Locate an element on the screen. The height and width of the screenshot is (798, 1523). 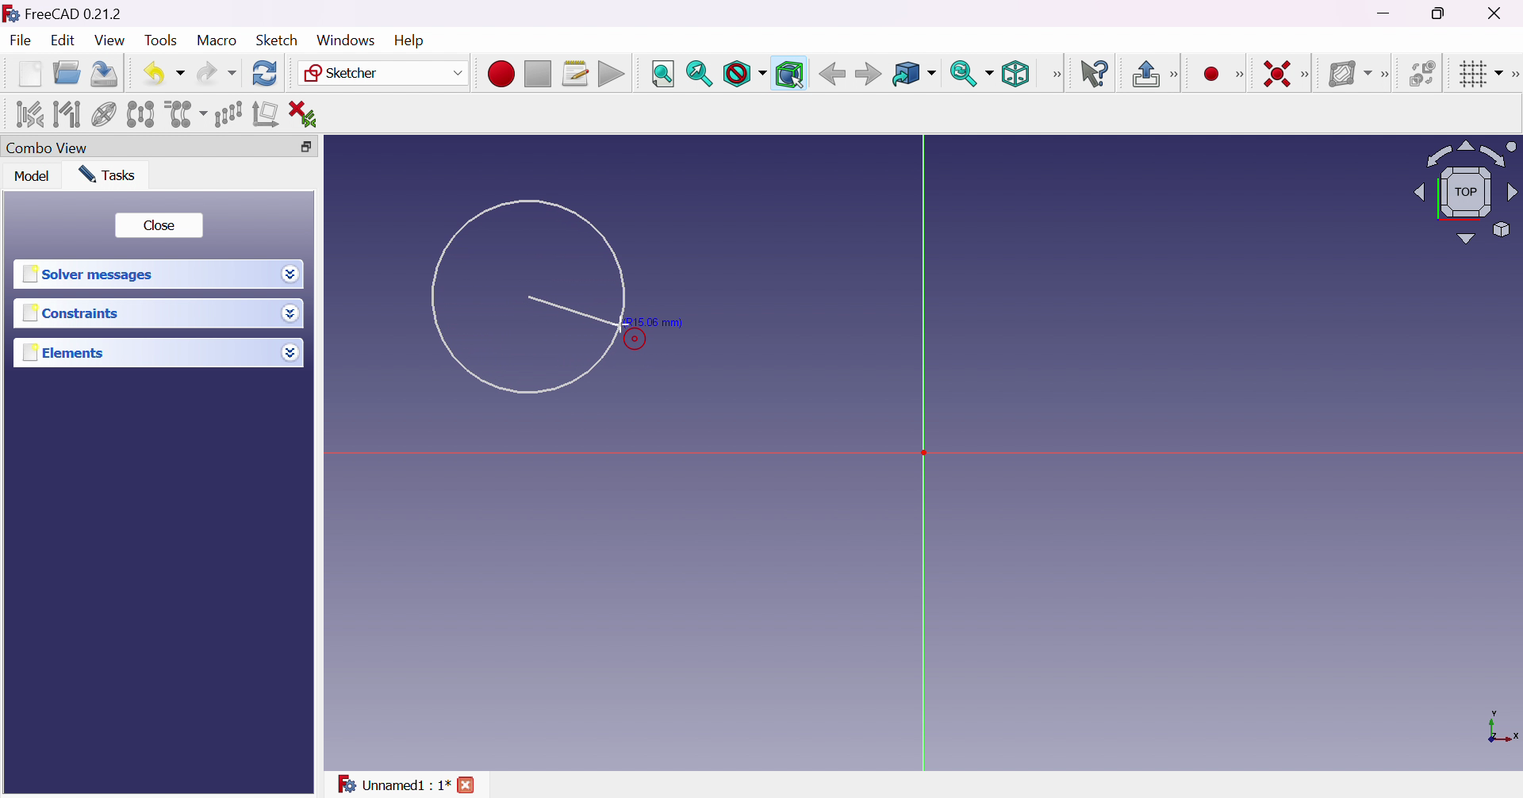
Back is located at coordinates (832, 73).